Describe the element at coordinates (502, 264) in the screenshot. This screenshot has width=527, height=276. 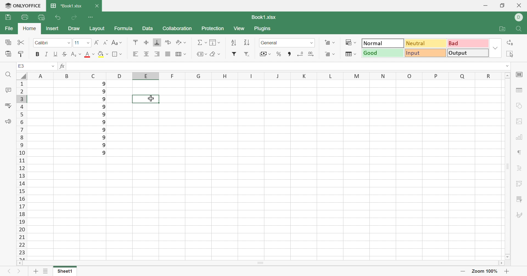
I see `Scroll Right` at that location.